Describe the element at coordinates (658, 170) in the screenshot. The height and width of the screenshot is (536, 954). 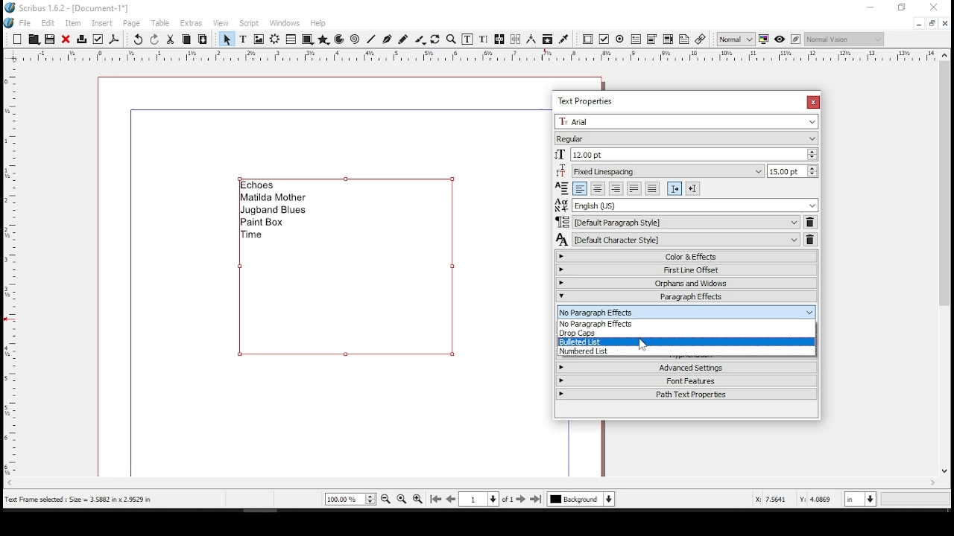
I see `line spacing mode` at that location.